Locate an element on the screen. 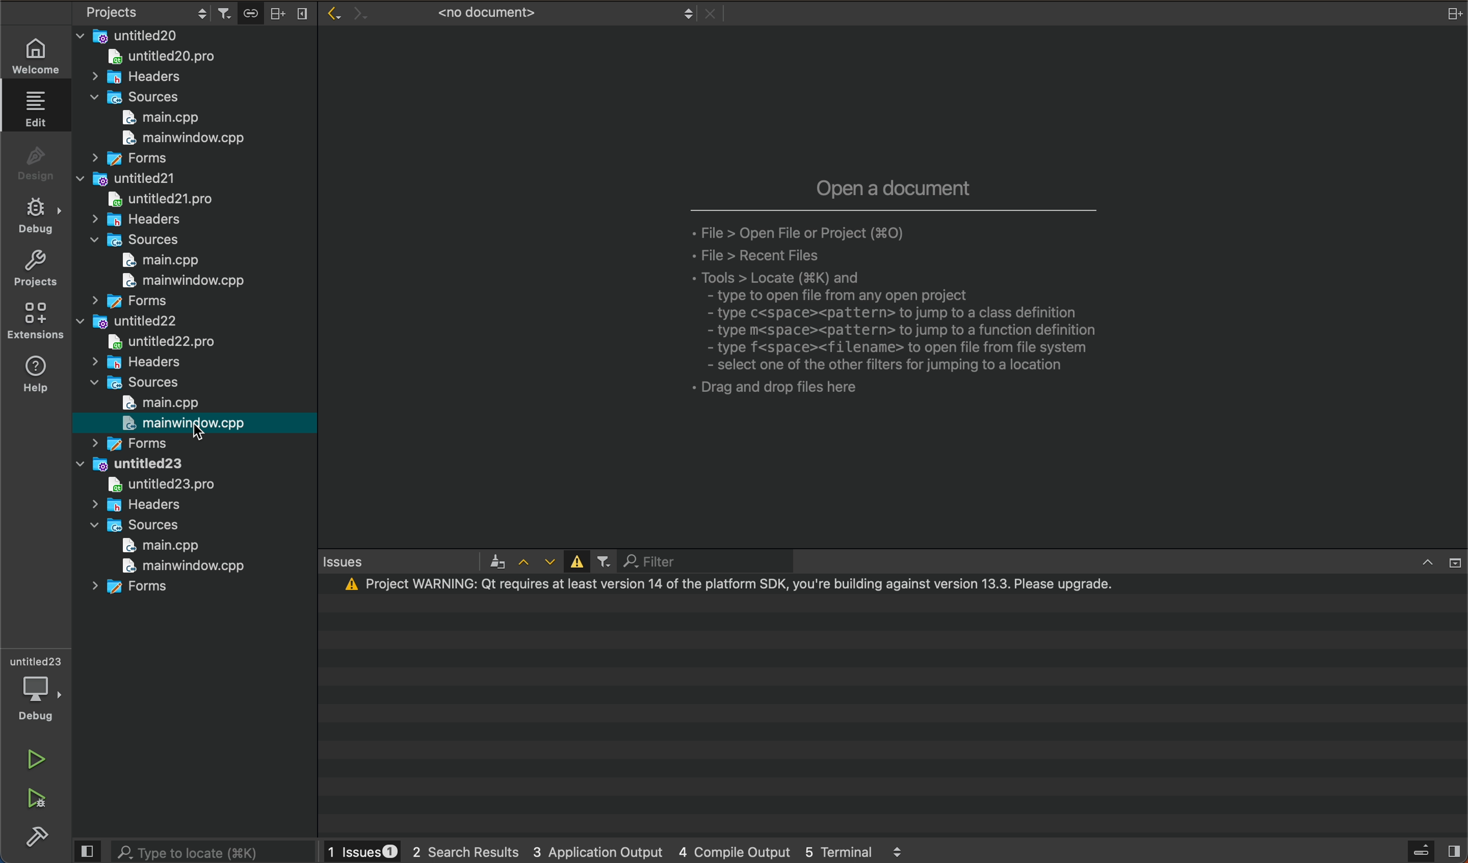  sources is located at coordinates (132, 240).